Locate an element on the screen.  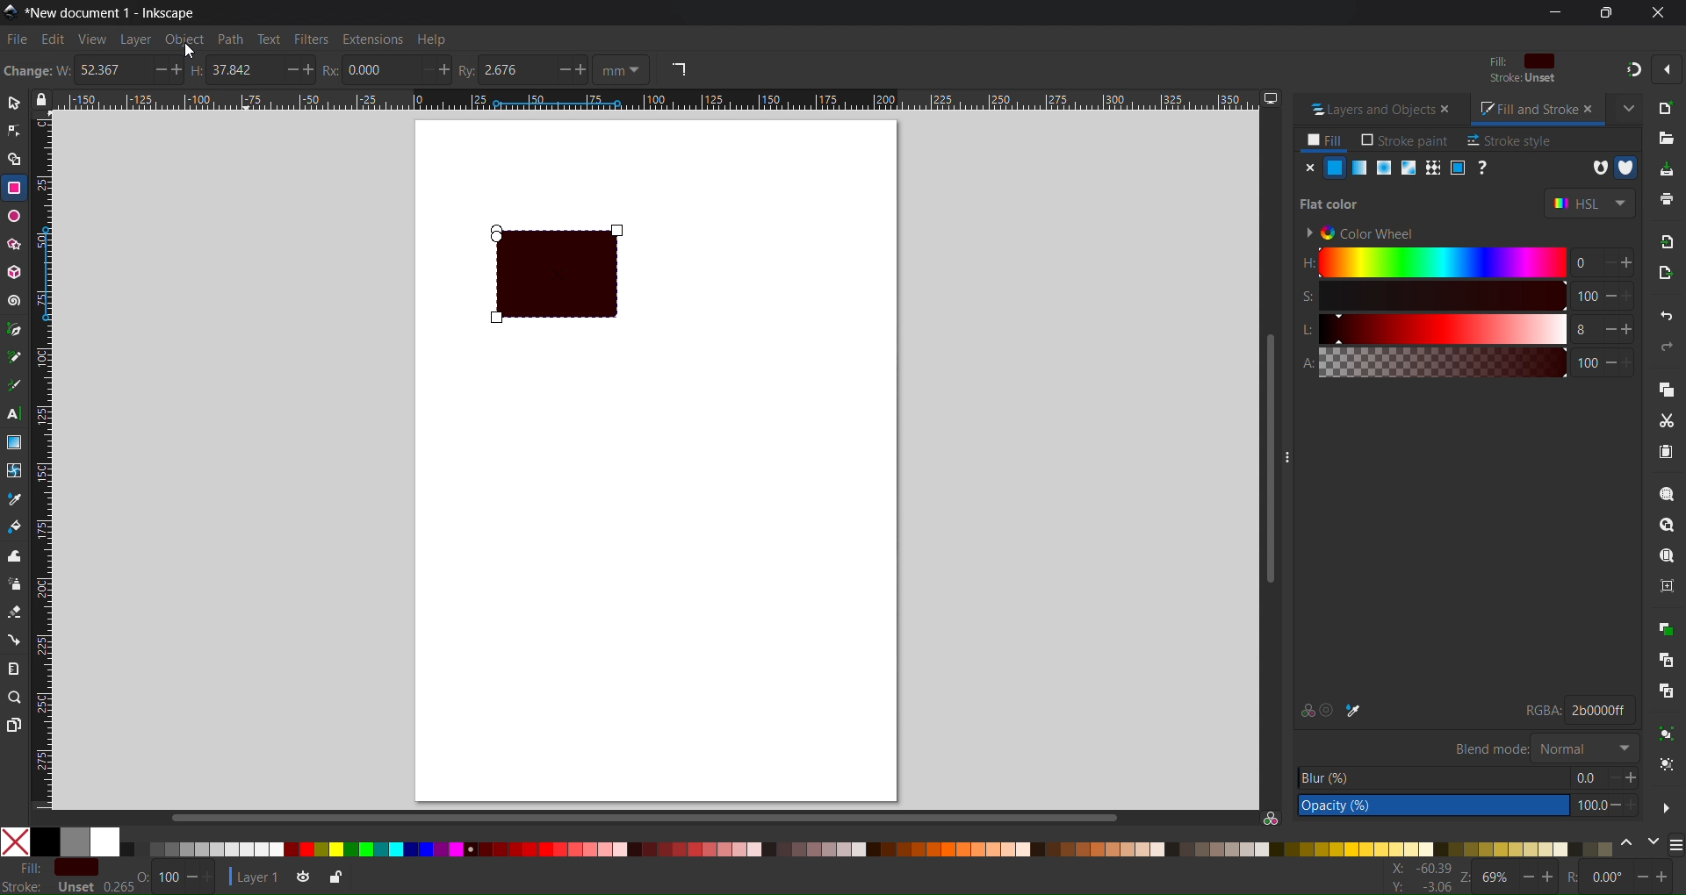
Minimize width is located at coordinates (154, 72).